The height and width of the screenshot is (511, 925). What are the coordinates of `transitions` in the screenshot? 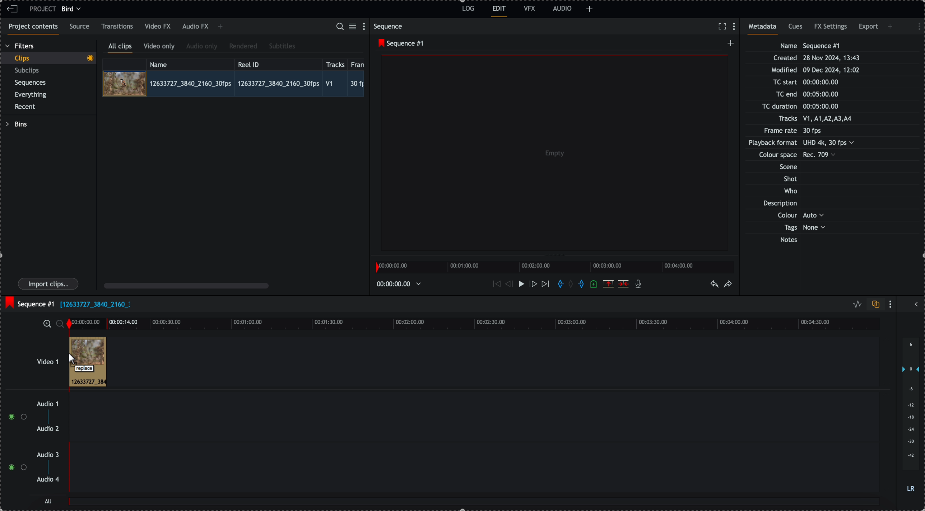 It's located at (117, 26).